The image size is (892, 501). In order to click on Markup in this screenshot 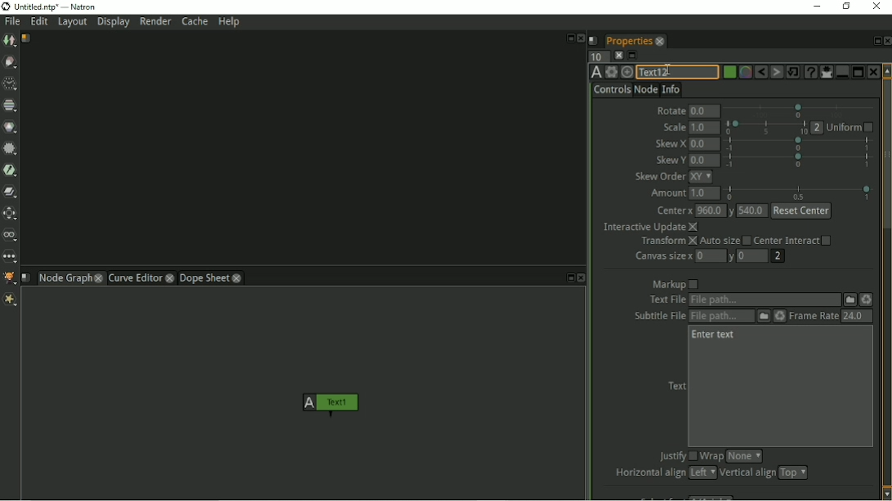, I will do `click(676, 284)`.